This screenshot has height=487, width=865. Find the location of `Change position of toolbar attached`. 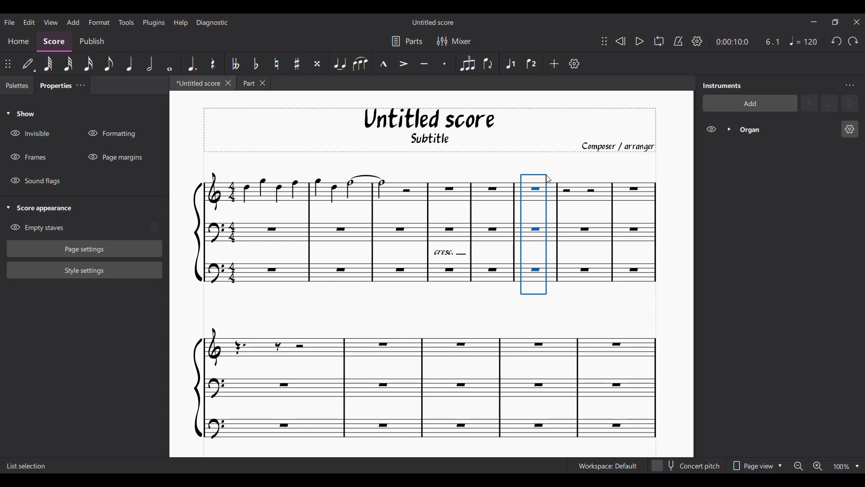

Change position of toolbar attached is located at coordinates (604, 41).